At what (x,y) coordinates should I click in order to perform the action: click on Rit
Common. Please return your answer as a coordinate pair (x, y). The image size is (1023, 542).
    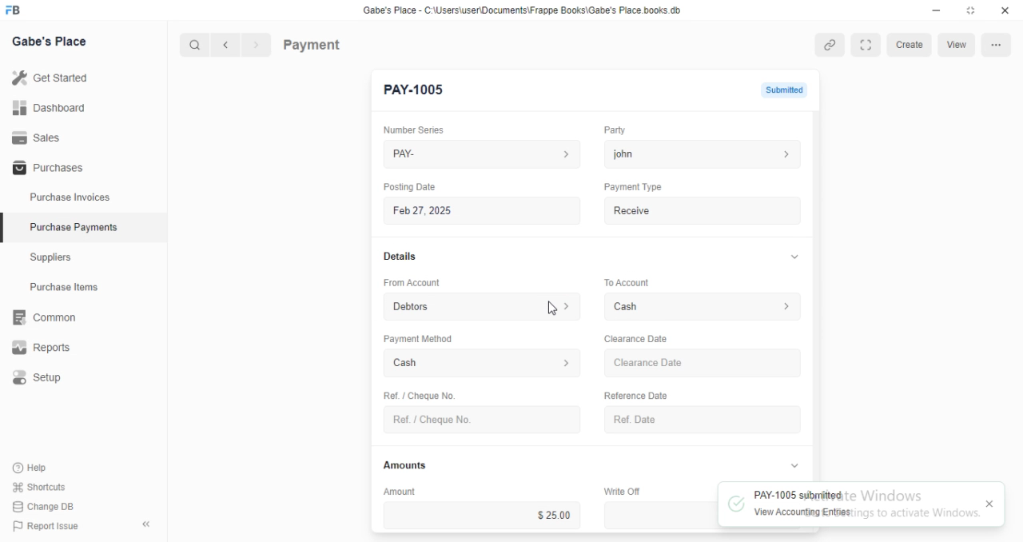
    Looking at the image, I should click on (44, 318).